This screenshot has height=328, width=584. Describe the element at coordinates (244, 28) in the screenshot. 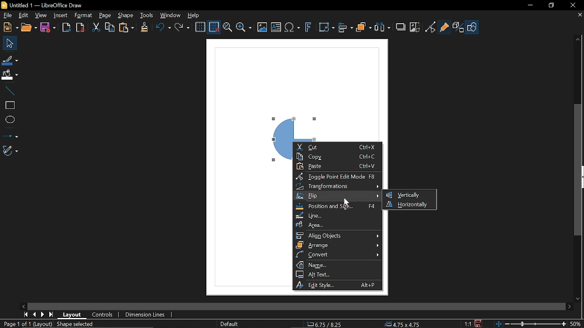

I see `Zoom` at that location.